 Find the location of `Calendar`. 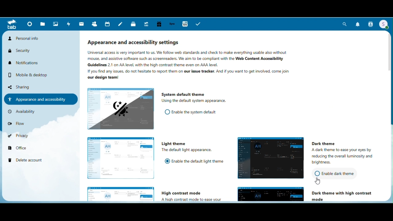

Calendar is located at coordinates (107, 24).